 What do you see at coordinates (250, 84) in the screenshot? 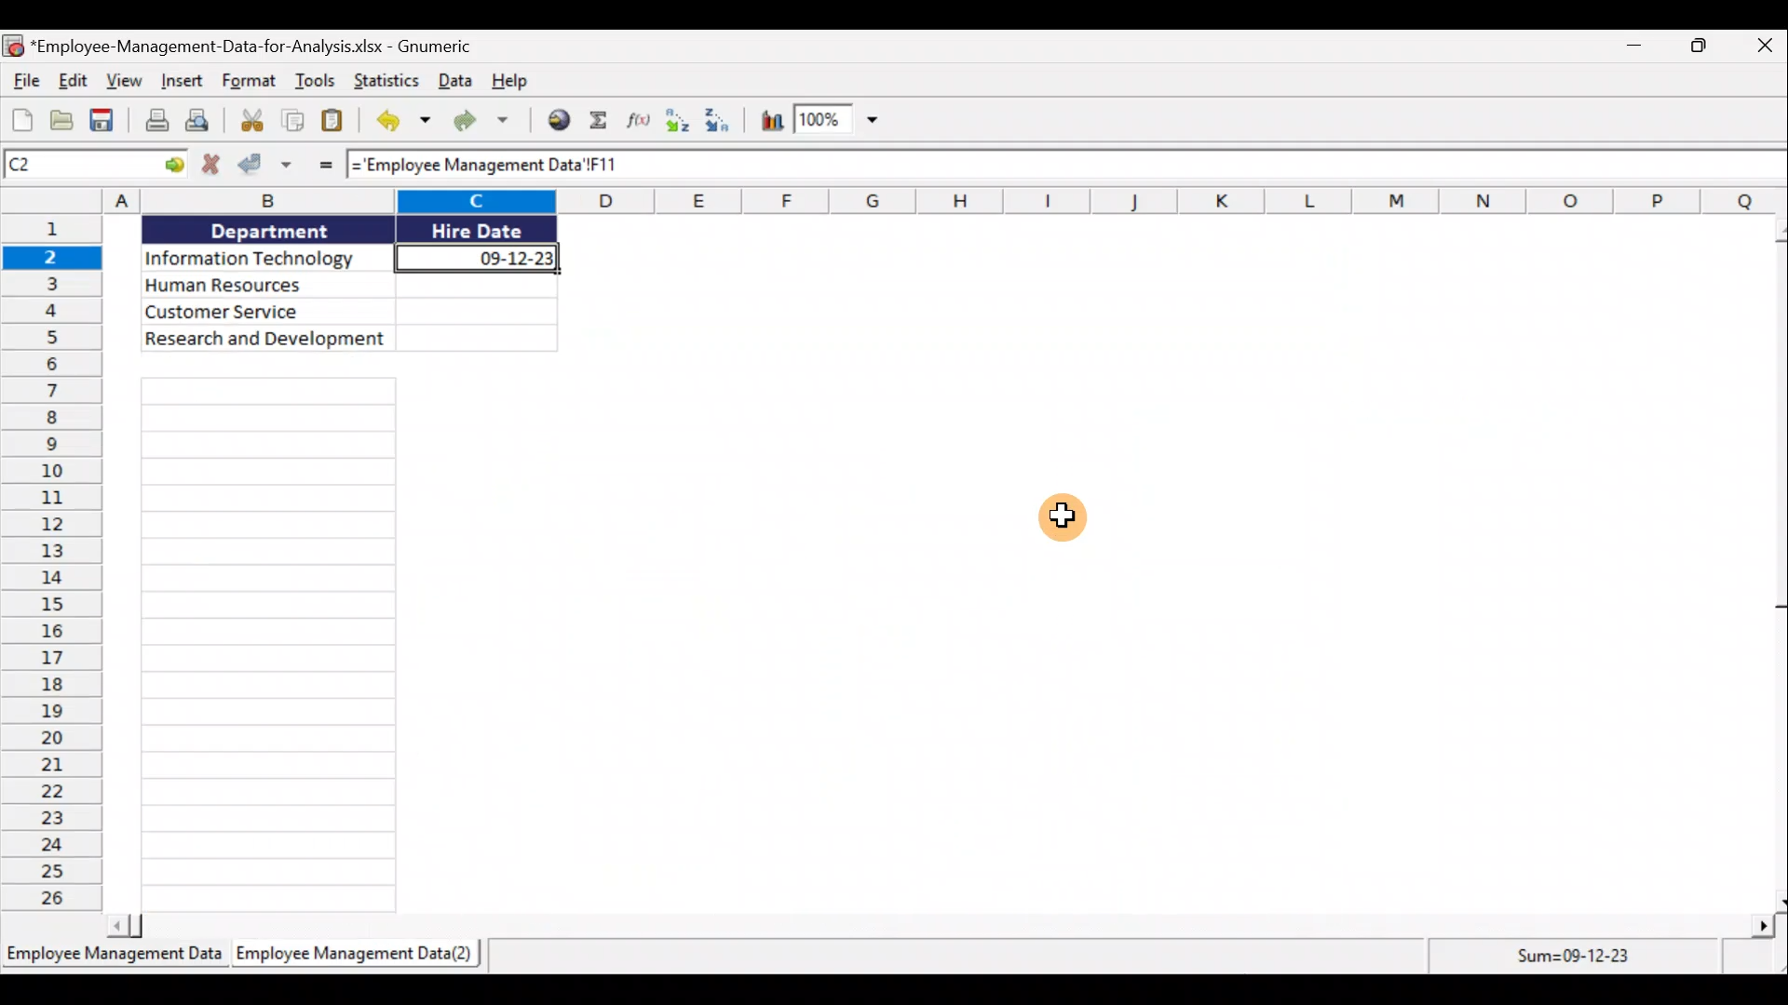
I see `Format` at bounding box center [250, 84].